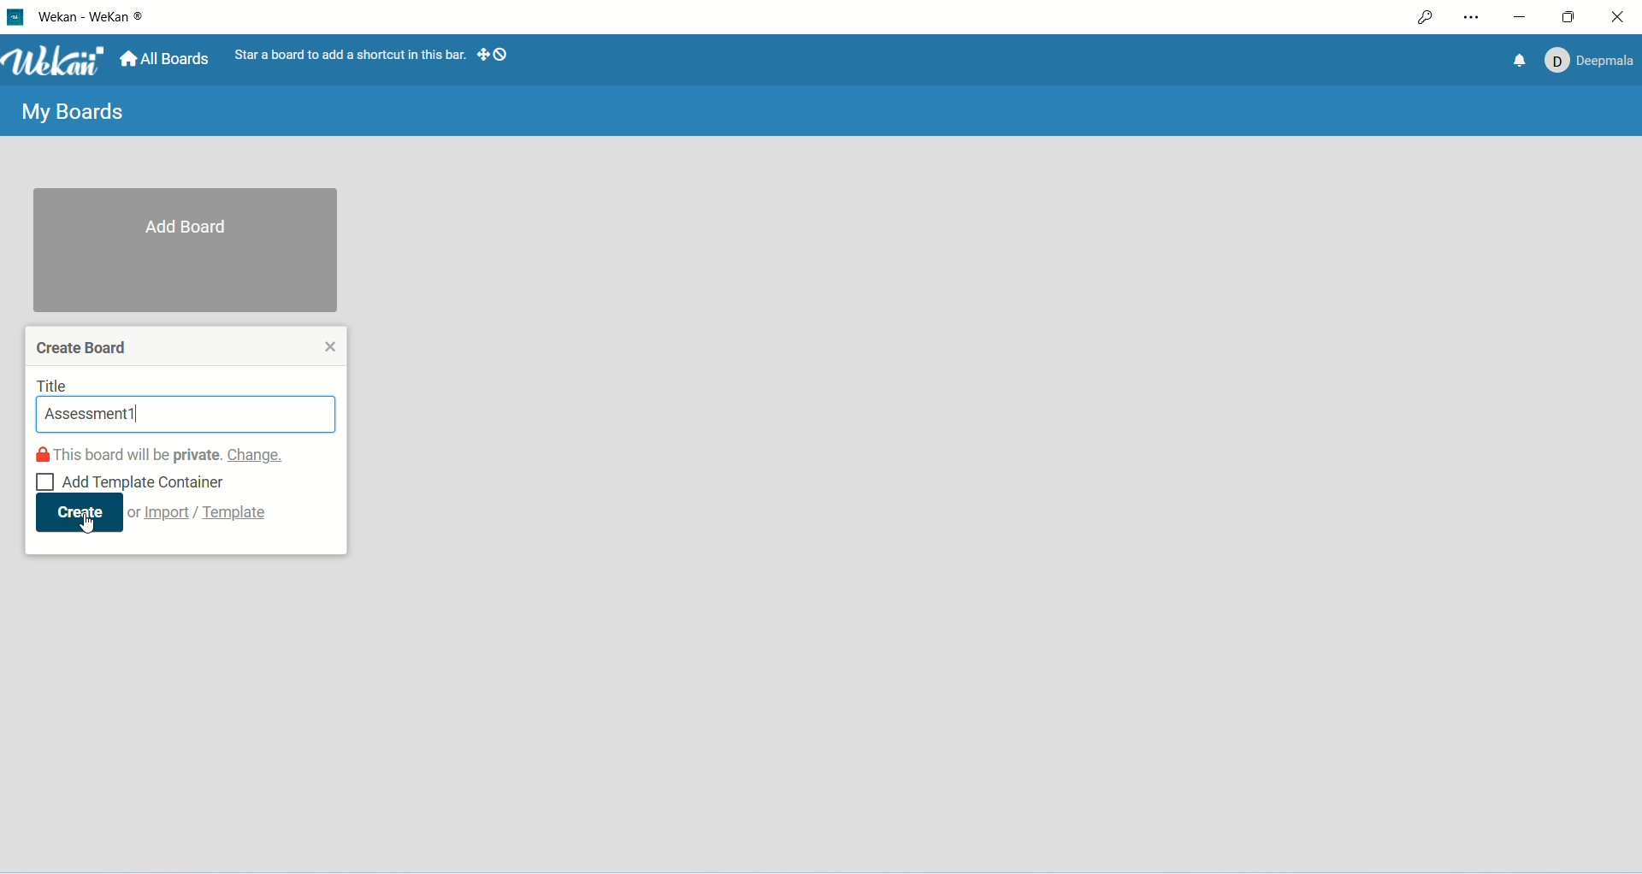 The width and height of the screenshot is (1642, 874). I want to click on settings and more, so click(1470, 17).